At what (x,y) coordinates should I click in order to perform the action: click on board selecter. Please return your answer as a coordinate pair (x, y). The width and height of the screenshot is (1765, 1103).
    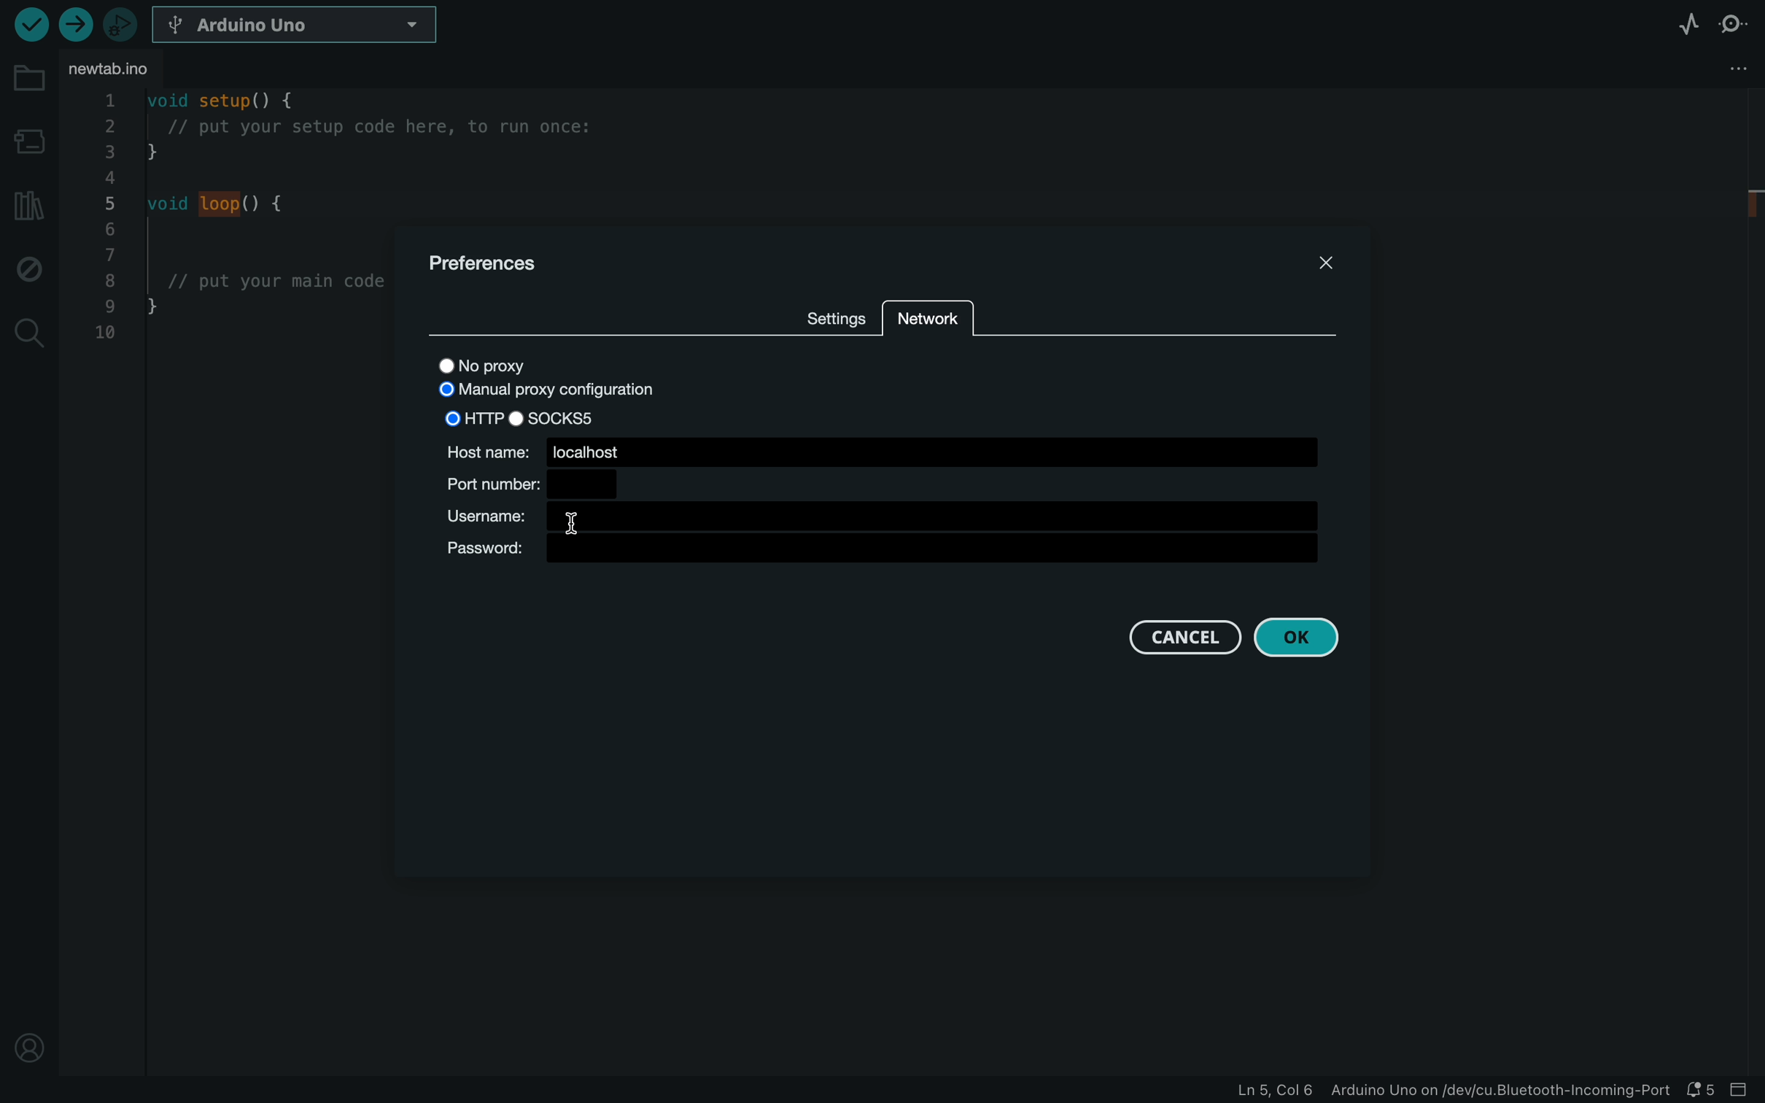
    Looking at the image, I should click on (298, 26).